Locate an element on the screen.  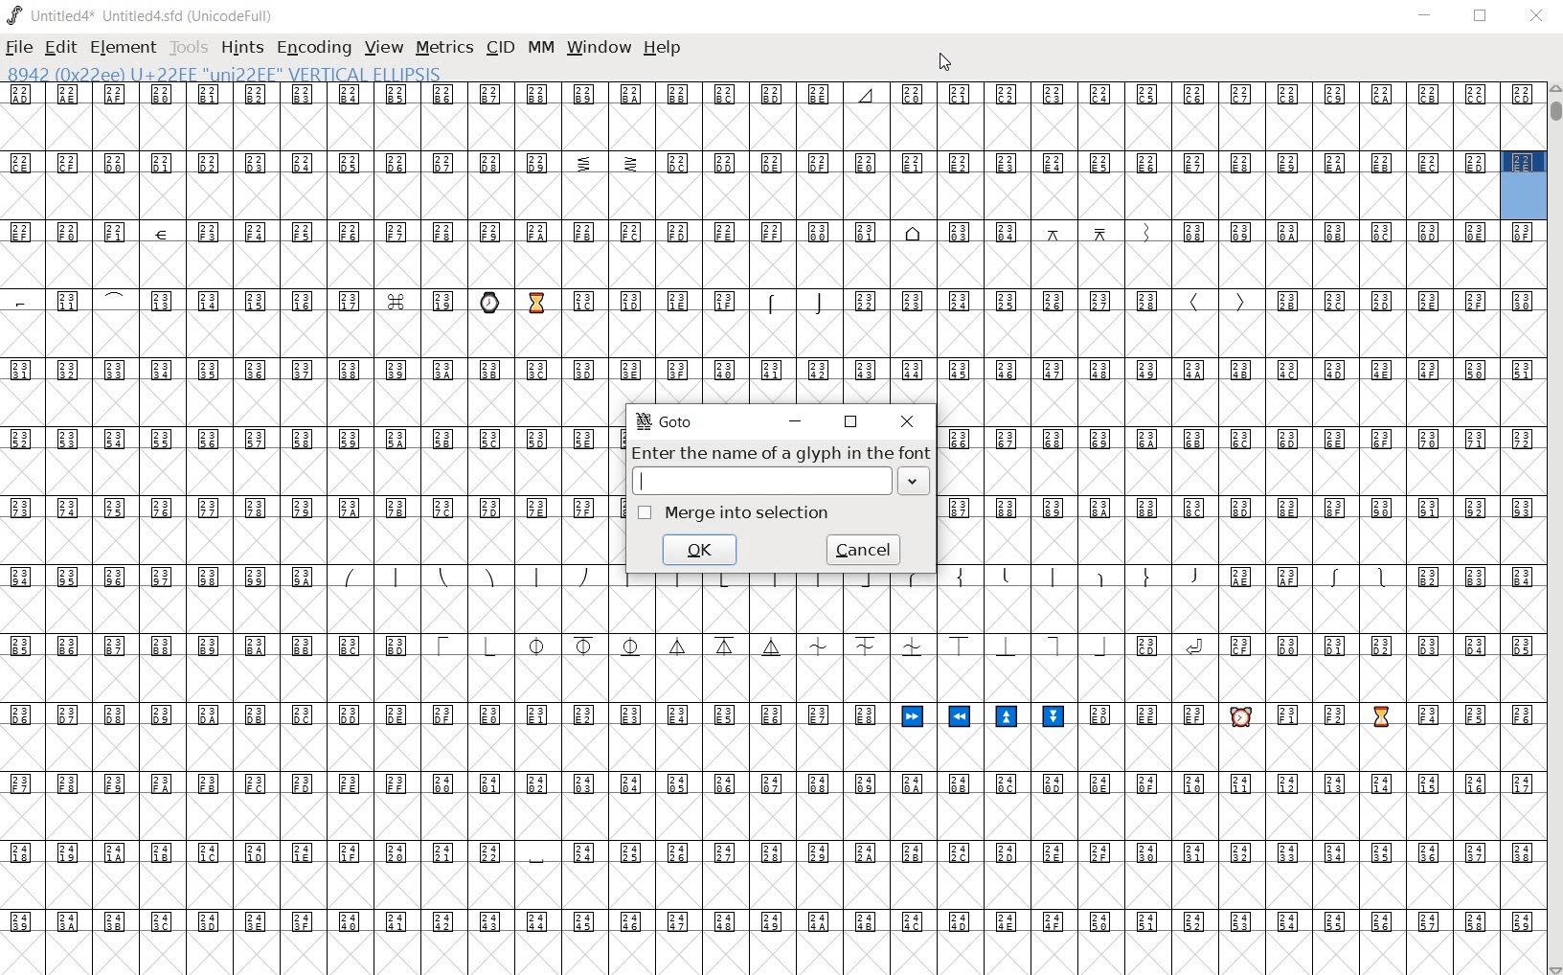
Enter the name of a glyph in the font is located at coordinates (781, 469).